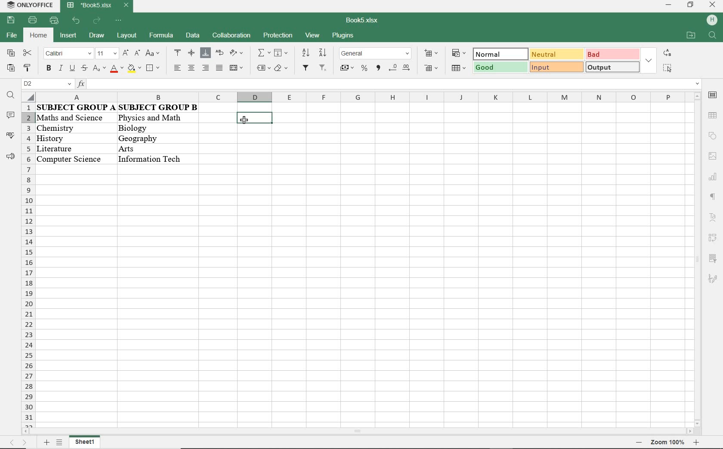 This screenshot has height=449, width=723. I want to click on input, so click(556, 67).